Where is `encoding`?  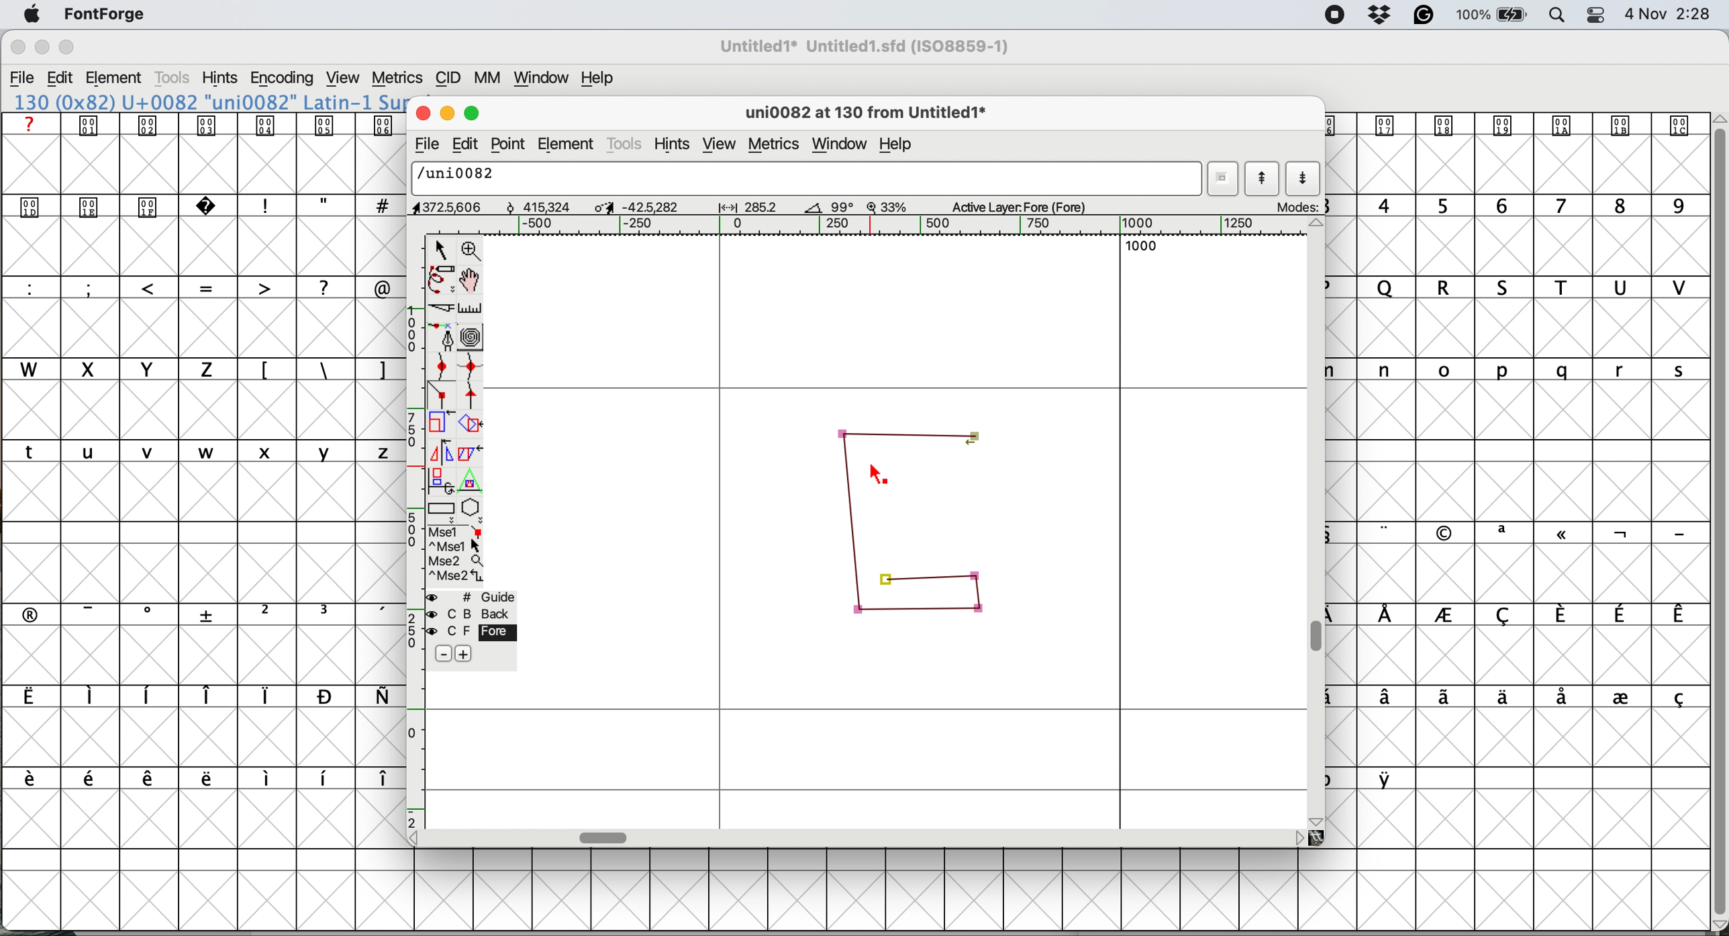 encoding is located at coordinates (283, 79).